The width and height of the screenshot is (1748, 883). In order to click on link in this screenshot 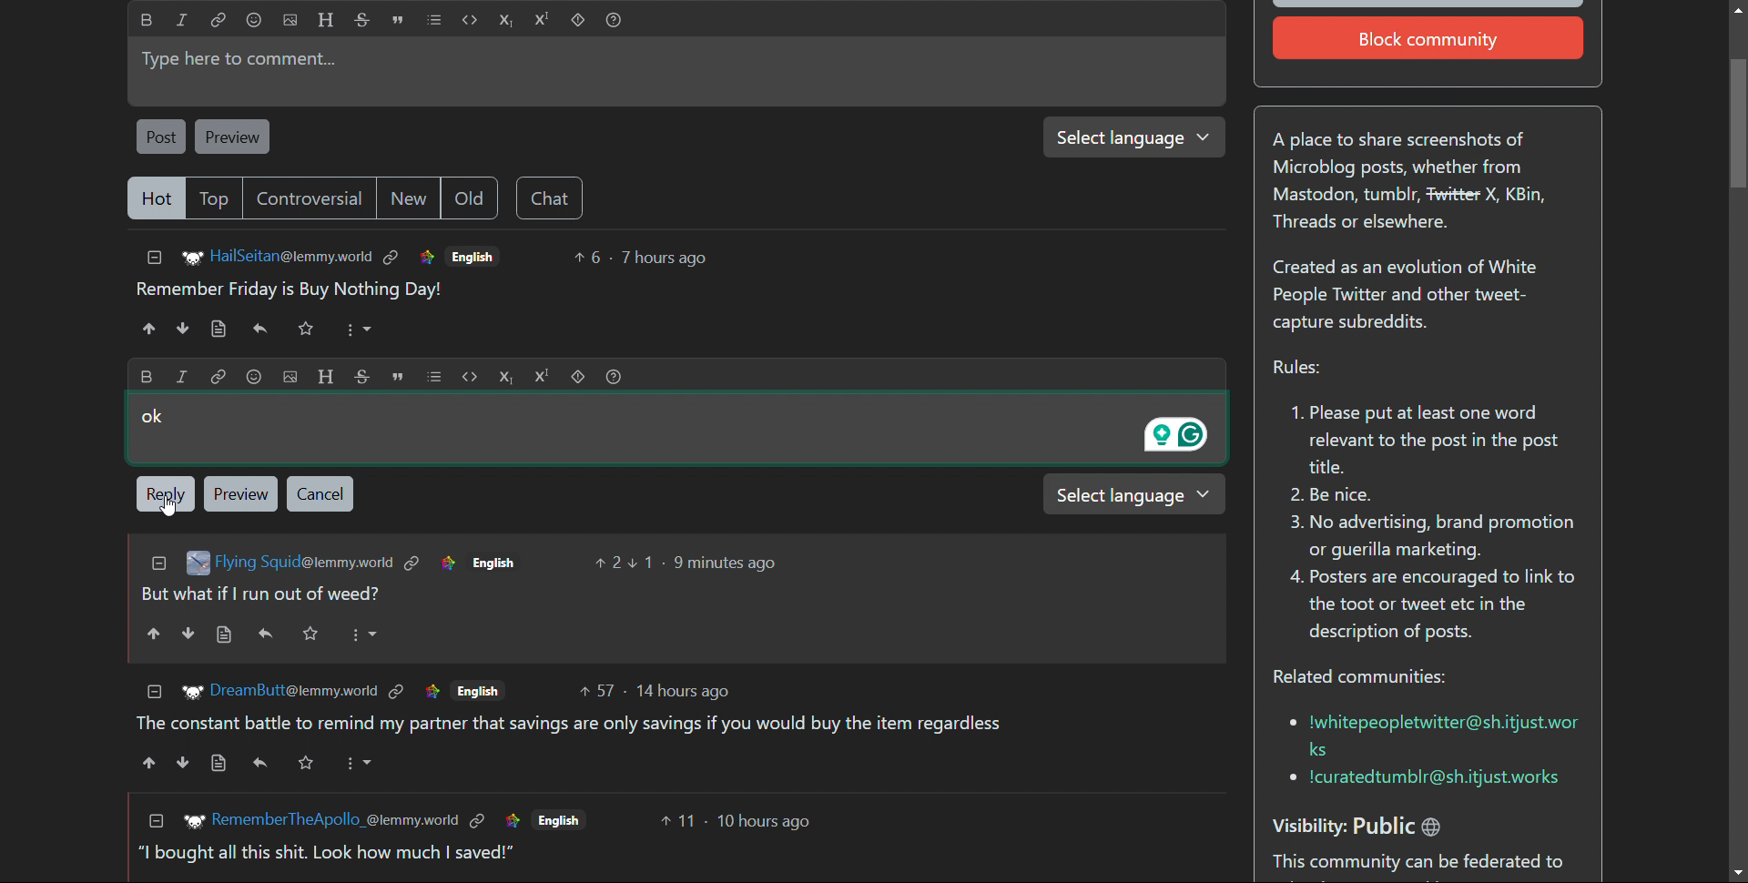, I will do `click(219, 19)`.